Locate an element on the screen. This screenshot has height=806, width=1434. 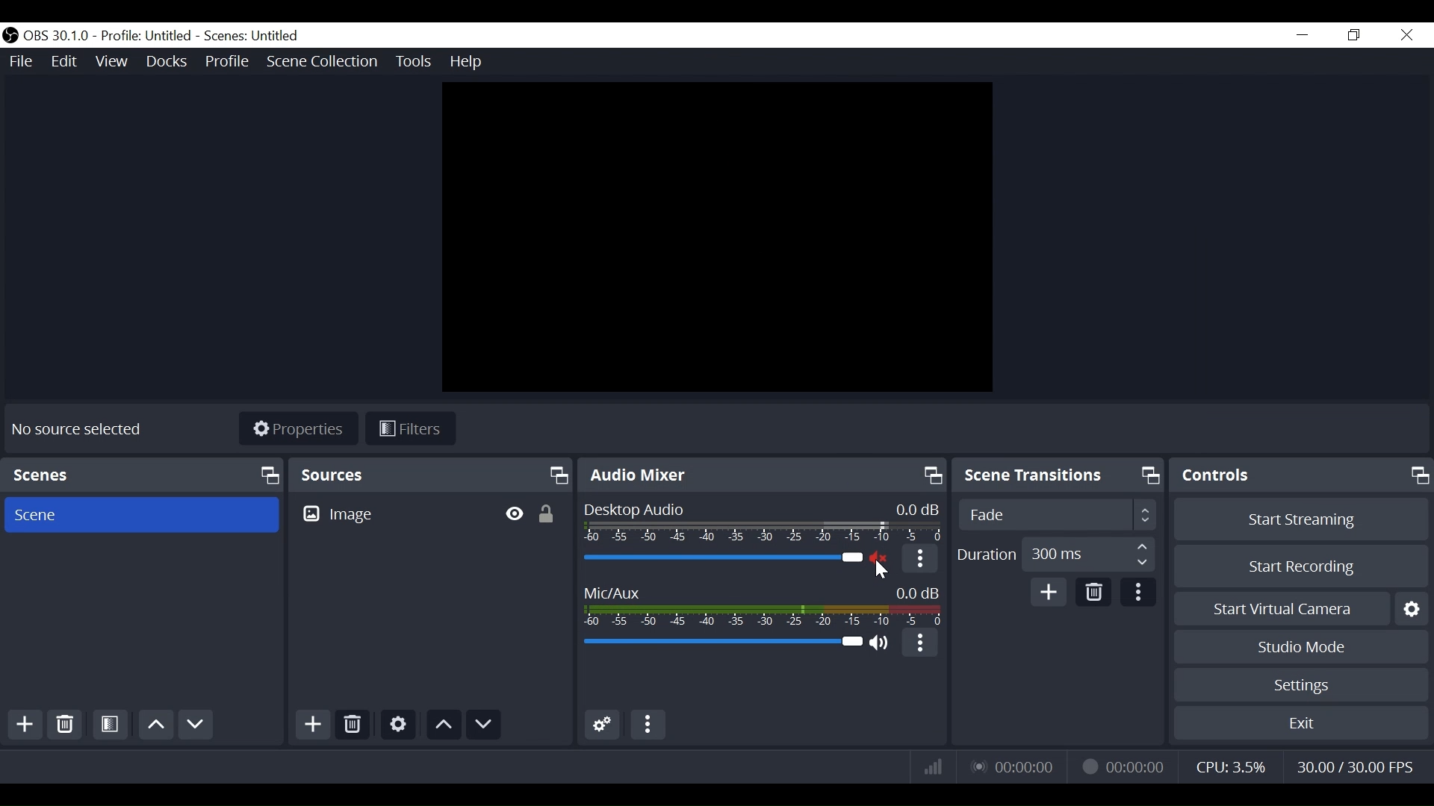
Properties is located at coordinates (302, 428).